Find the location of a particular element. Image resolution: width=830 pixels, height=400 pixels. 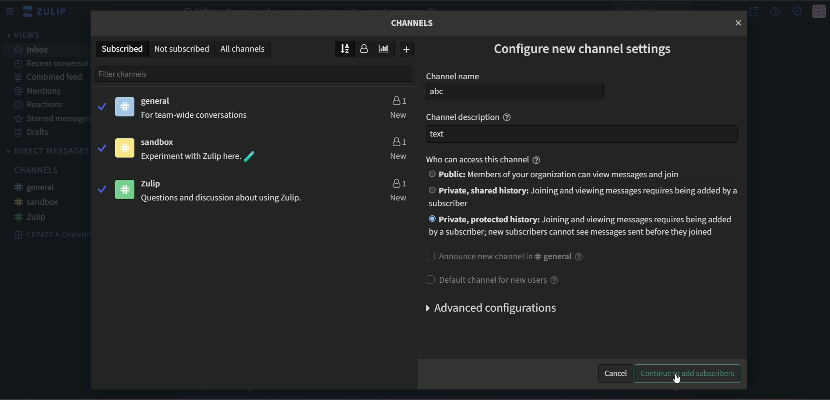

add is located at coordinates (408, 49).